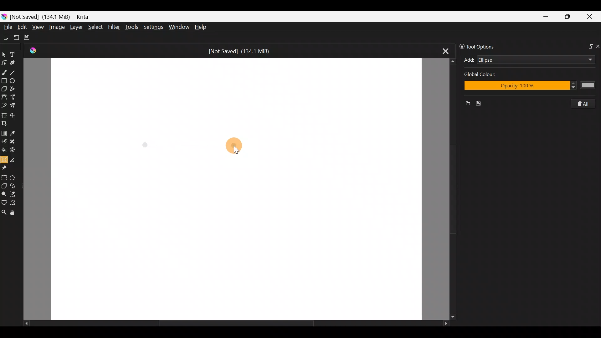  I want to click on Create new document, so click(5, 37).